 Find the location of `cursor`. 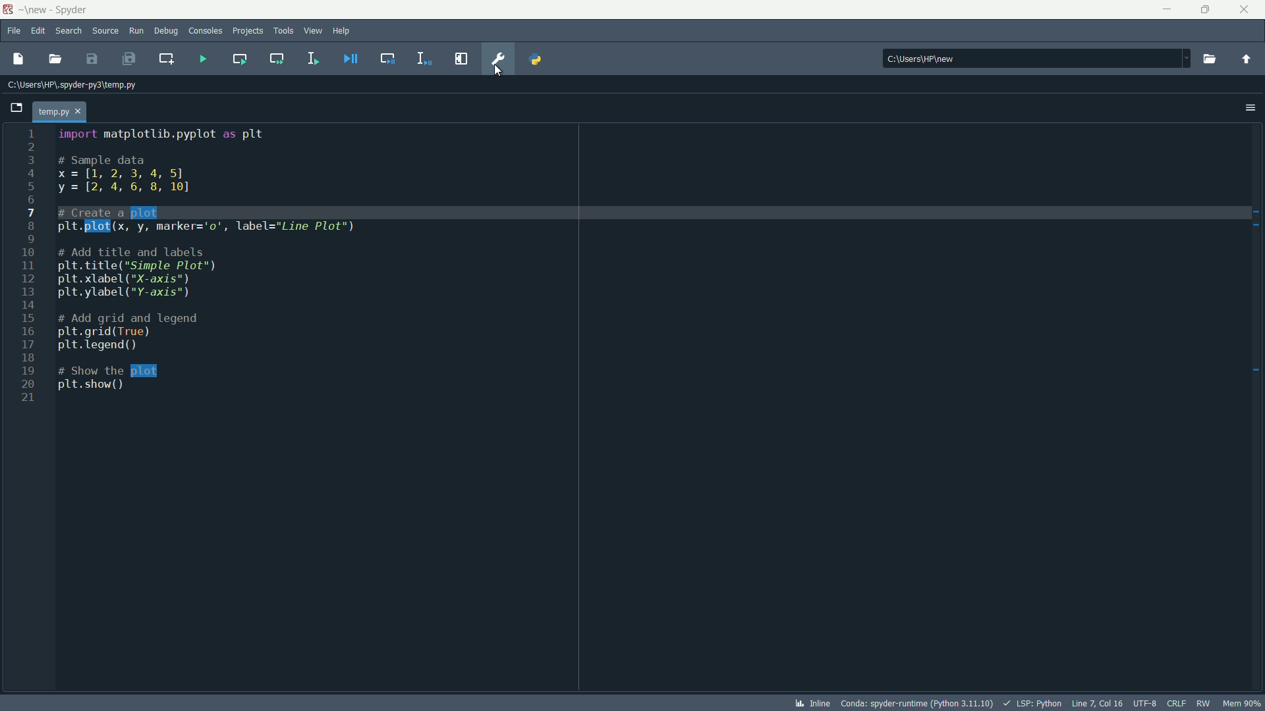

cursor is located at coordinates (497, 72).